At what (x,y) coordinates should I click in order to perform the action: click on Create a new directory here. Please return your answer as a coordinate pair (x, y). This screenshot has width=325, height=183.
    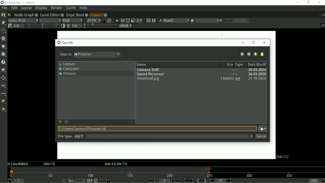
    Looking at the image, I should click on (262, 54).